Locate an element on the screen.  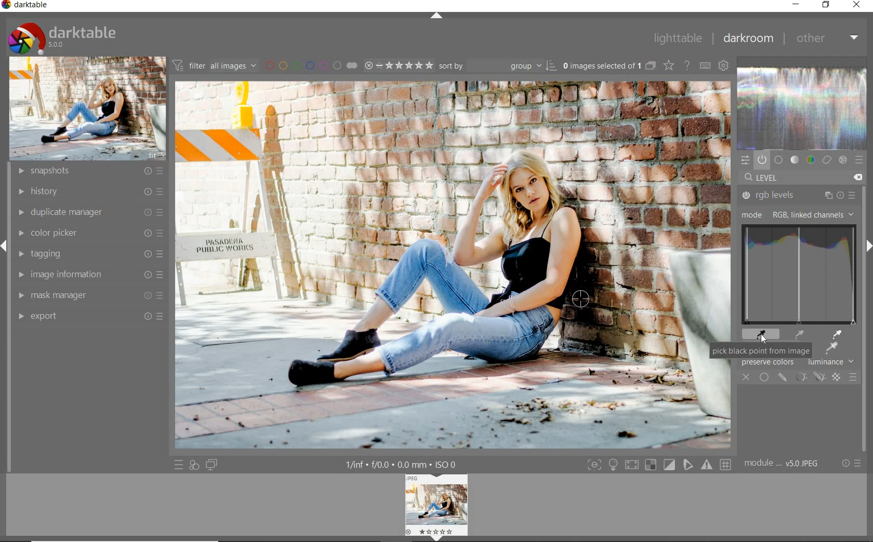
filter all images is located at coordinates (213, 65).